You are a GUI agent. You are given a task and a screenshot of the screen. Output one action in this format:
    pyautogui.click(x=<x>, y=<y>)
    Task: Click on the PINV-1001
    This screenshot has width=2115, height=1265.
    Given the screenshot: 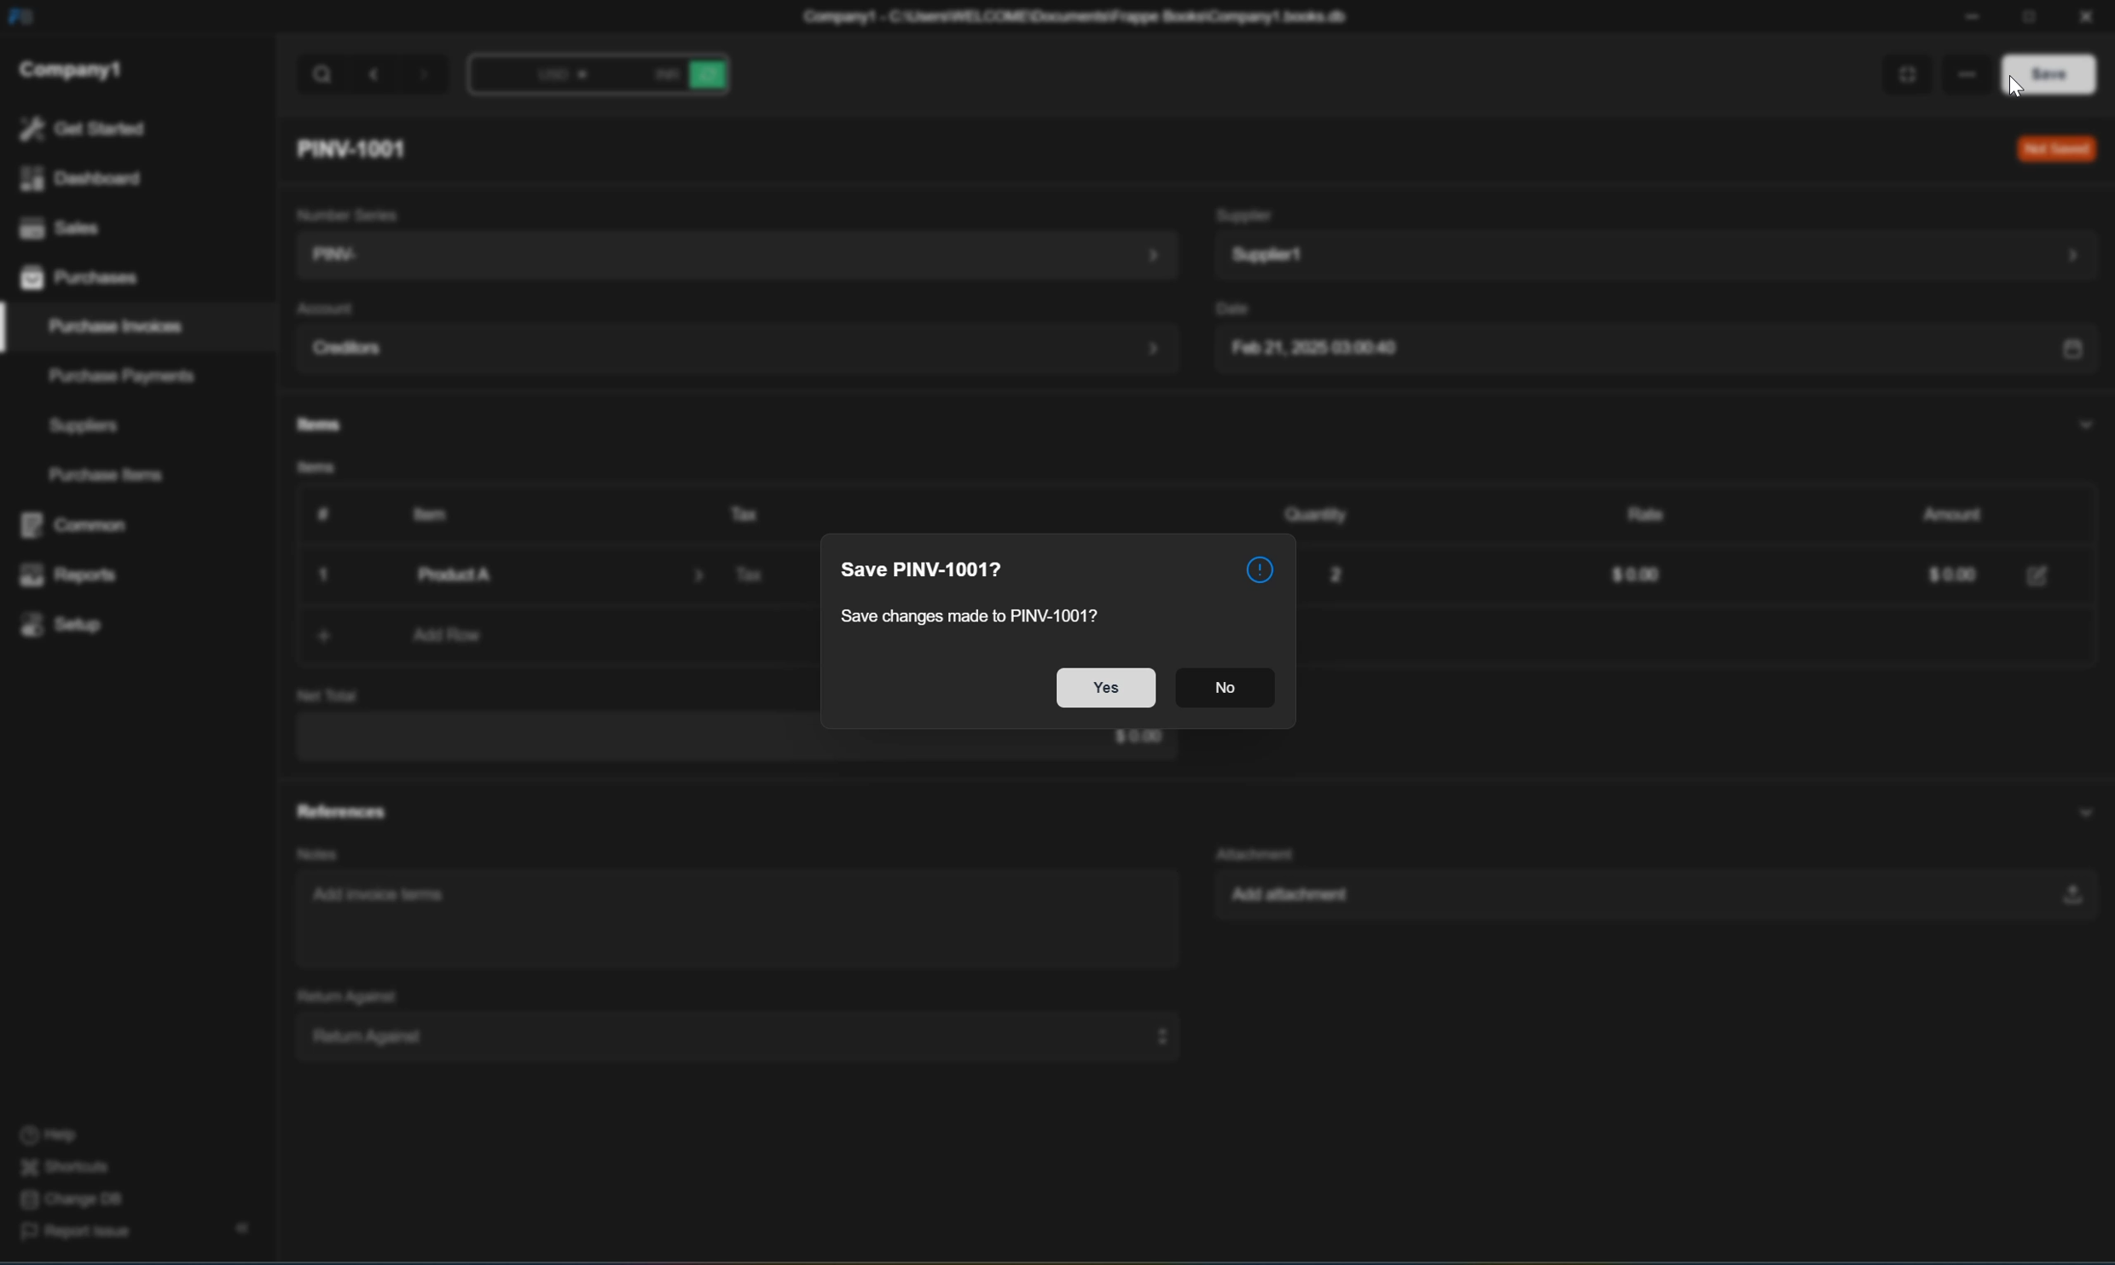 What is the action you would take?
    pyautogui.click(x=359, y=148)
    